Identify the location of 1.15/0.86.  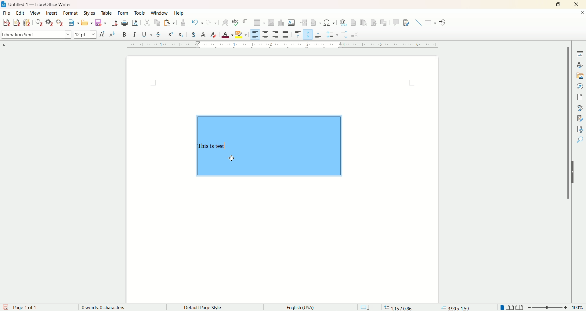
(398, 307).